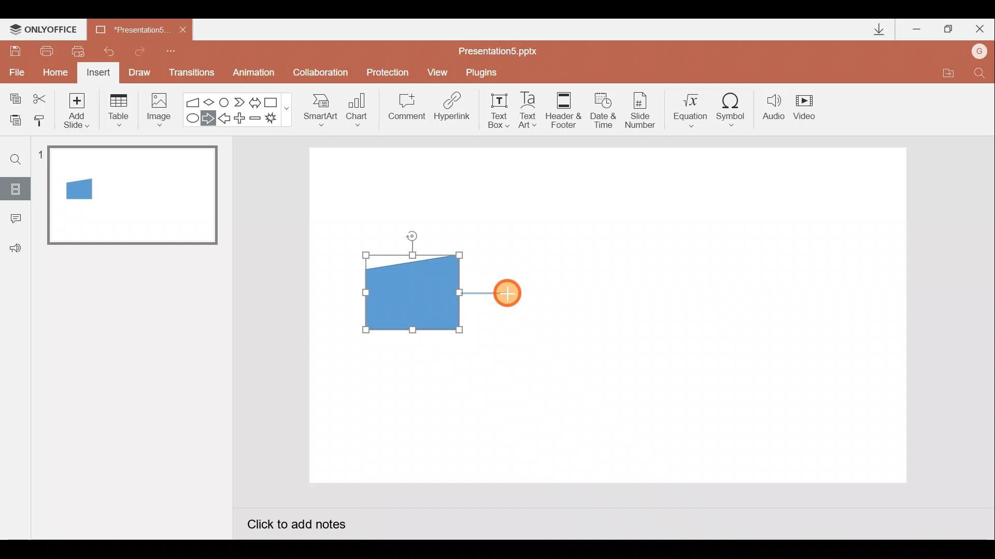 The width and height of the screenshot is (995, 559). I want to click on Minus, so click(256, 120).